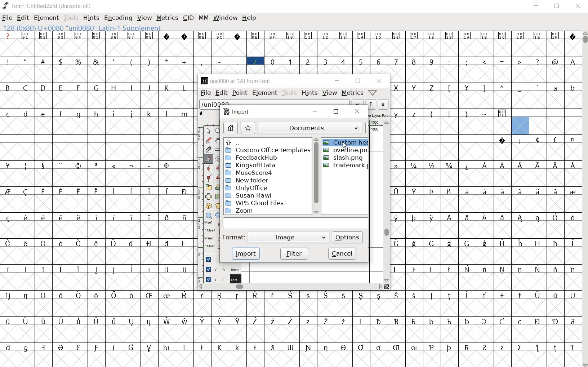  I want to click on glyph, so click(520, 322).